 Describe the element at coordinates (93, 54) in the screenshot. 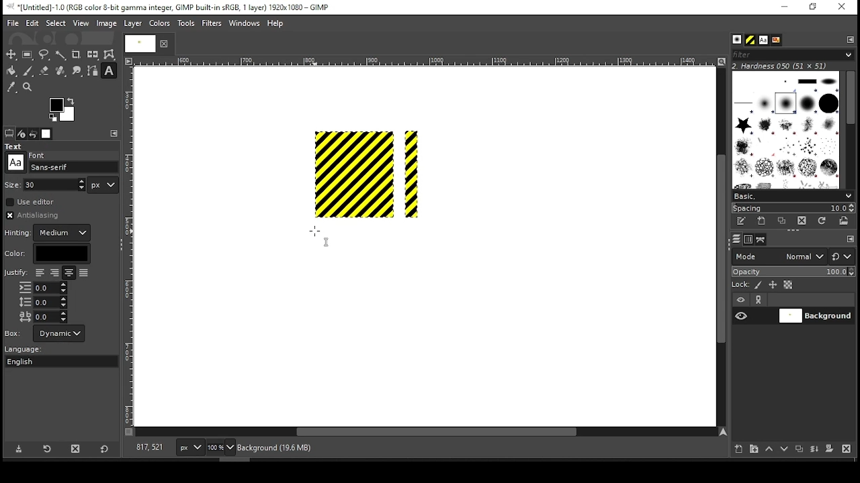

I see `flip tool` at that location.